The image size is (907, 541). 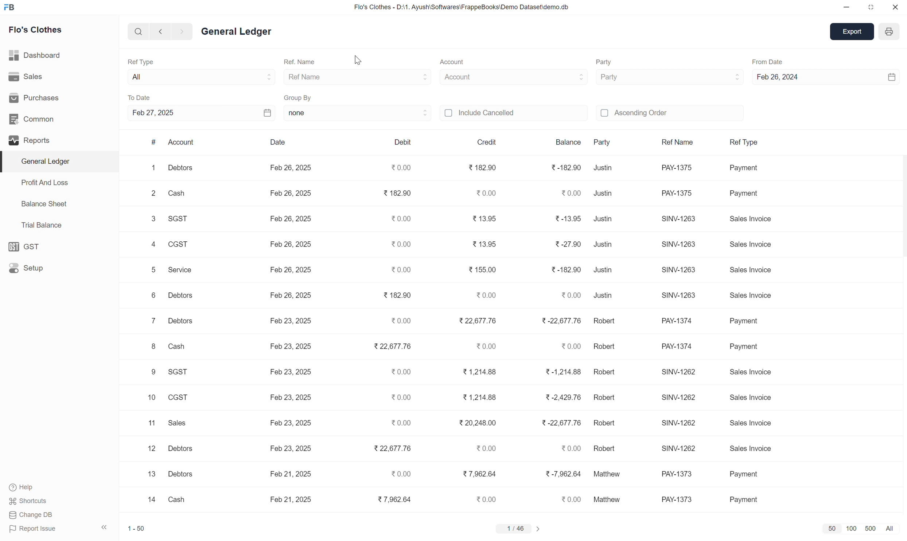 What do you see at coordinates (482, 474) in the screenshot?
I see `7,962.64` at bounding box center [482, 474].